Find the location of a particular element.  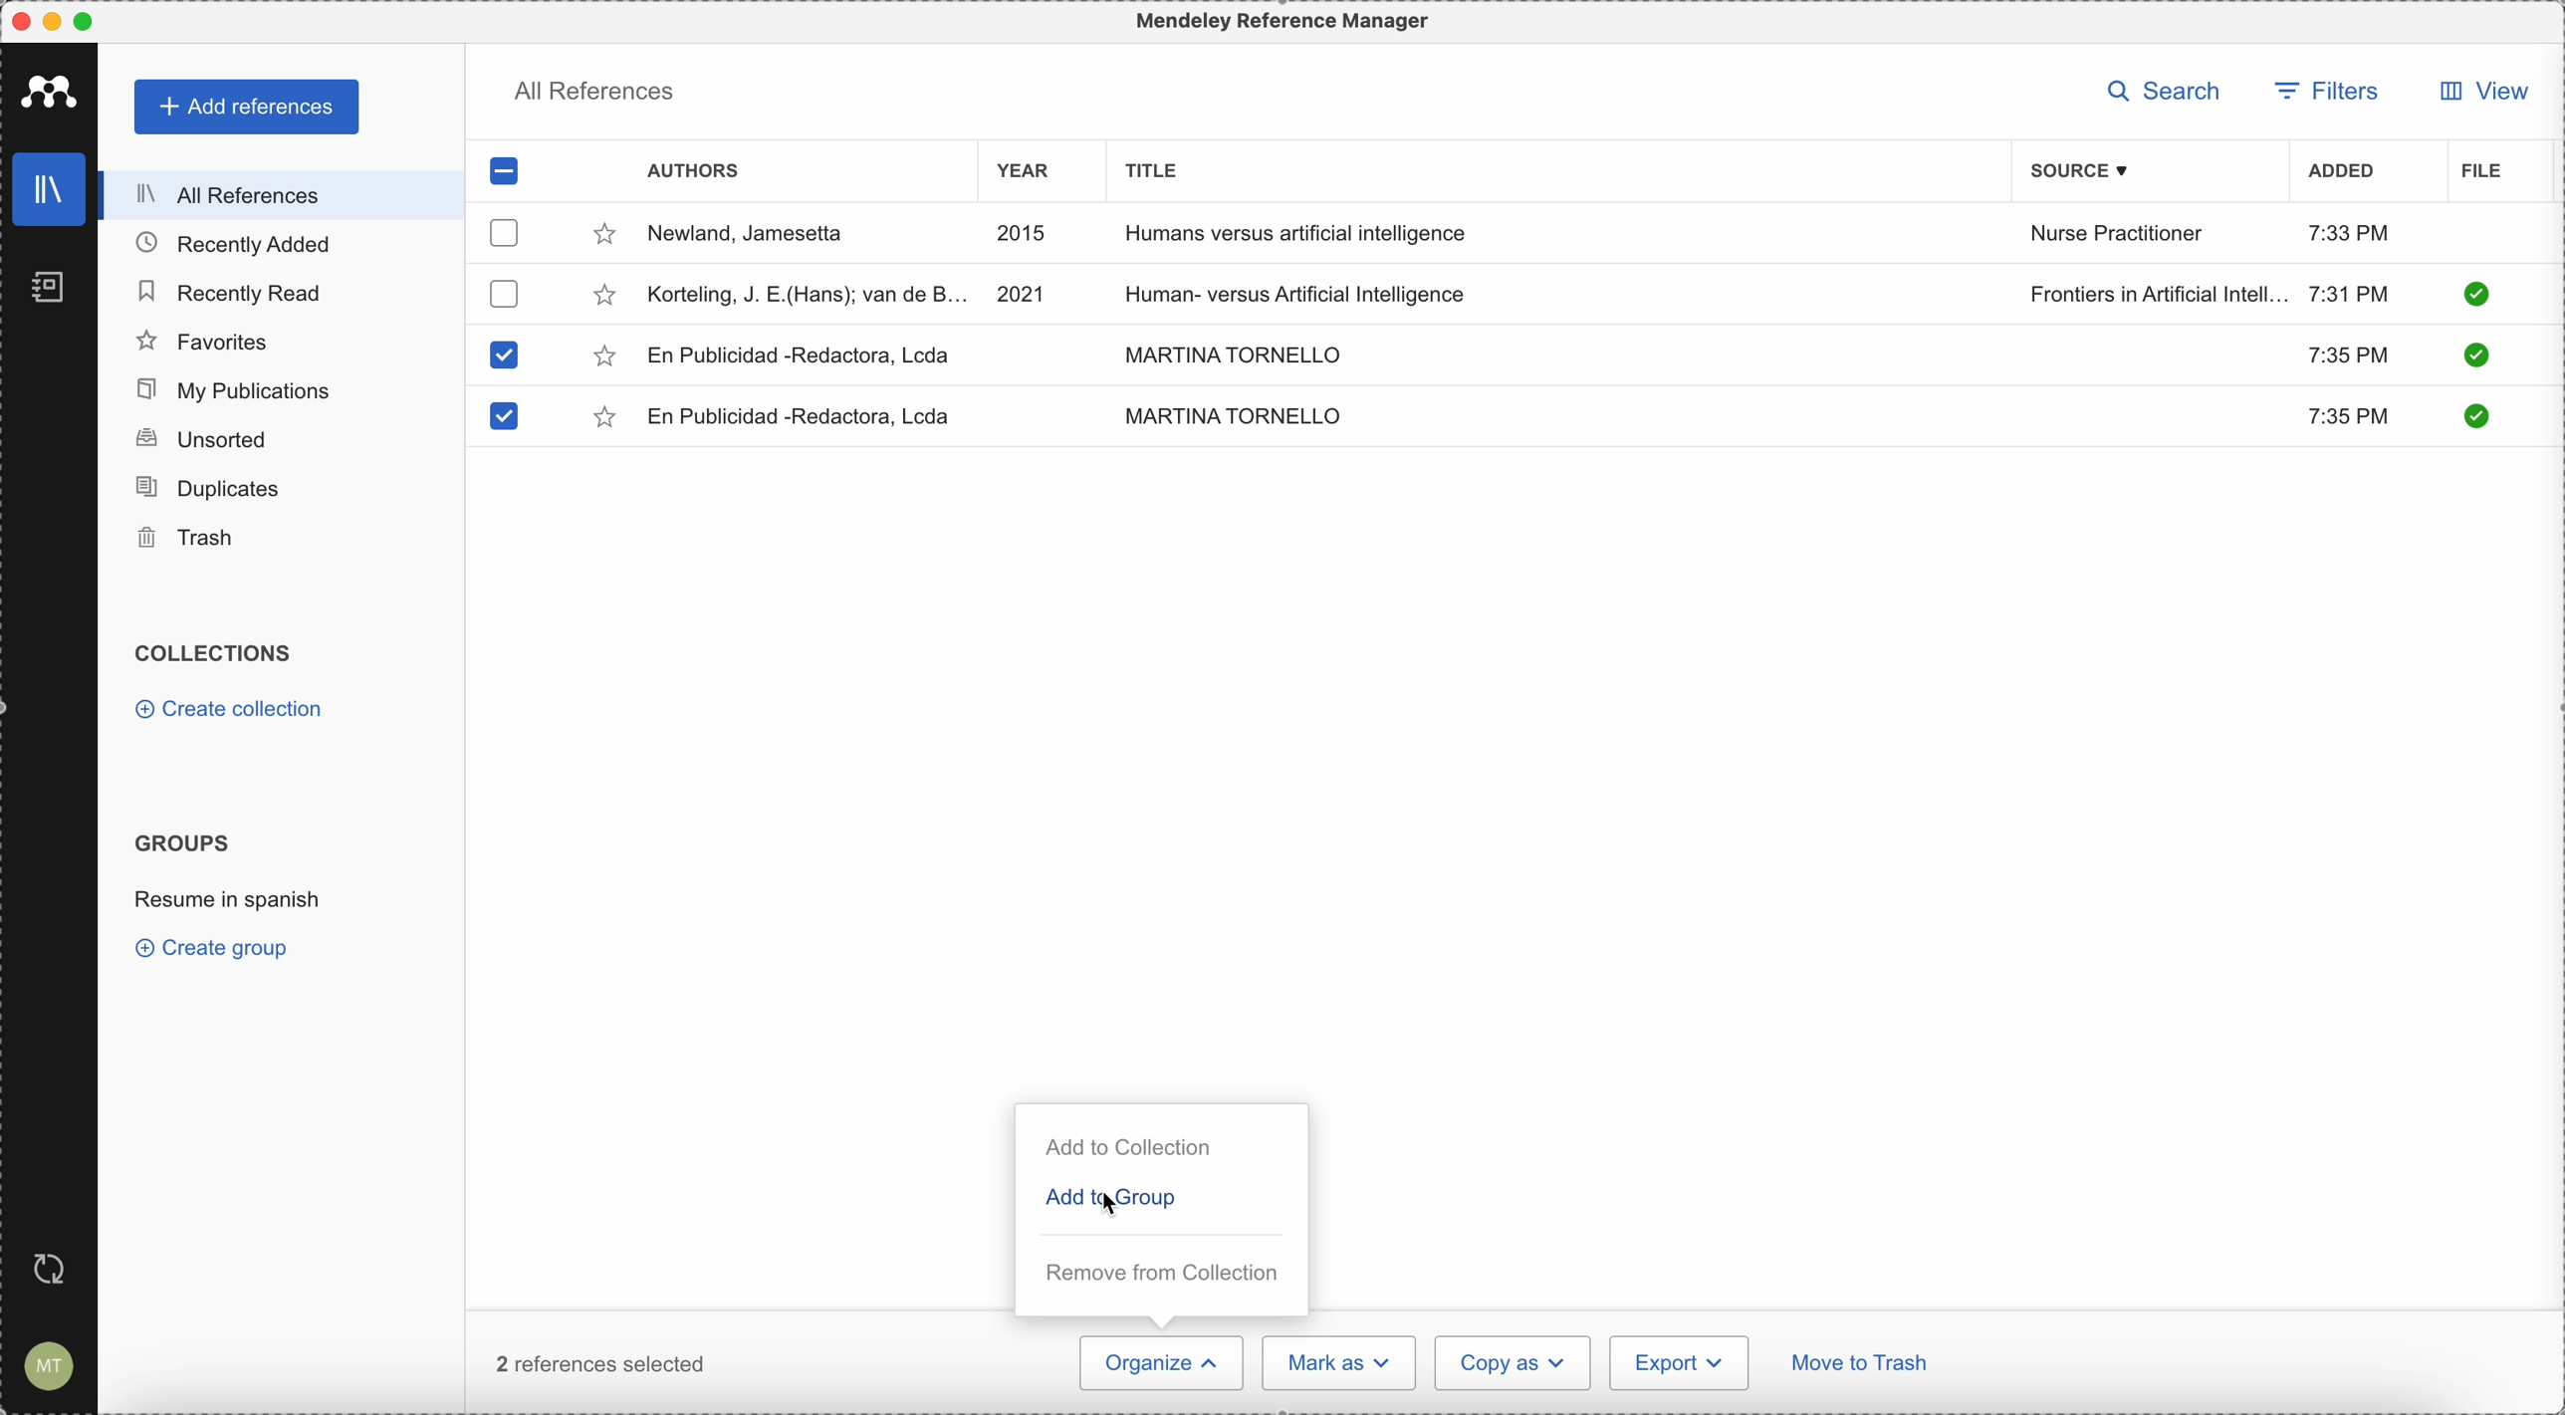

check it is located at coordinates (2475, 294).